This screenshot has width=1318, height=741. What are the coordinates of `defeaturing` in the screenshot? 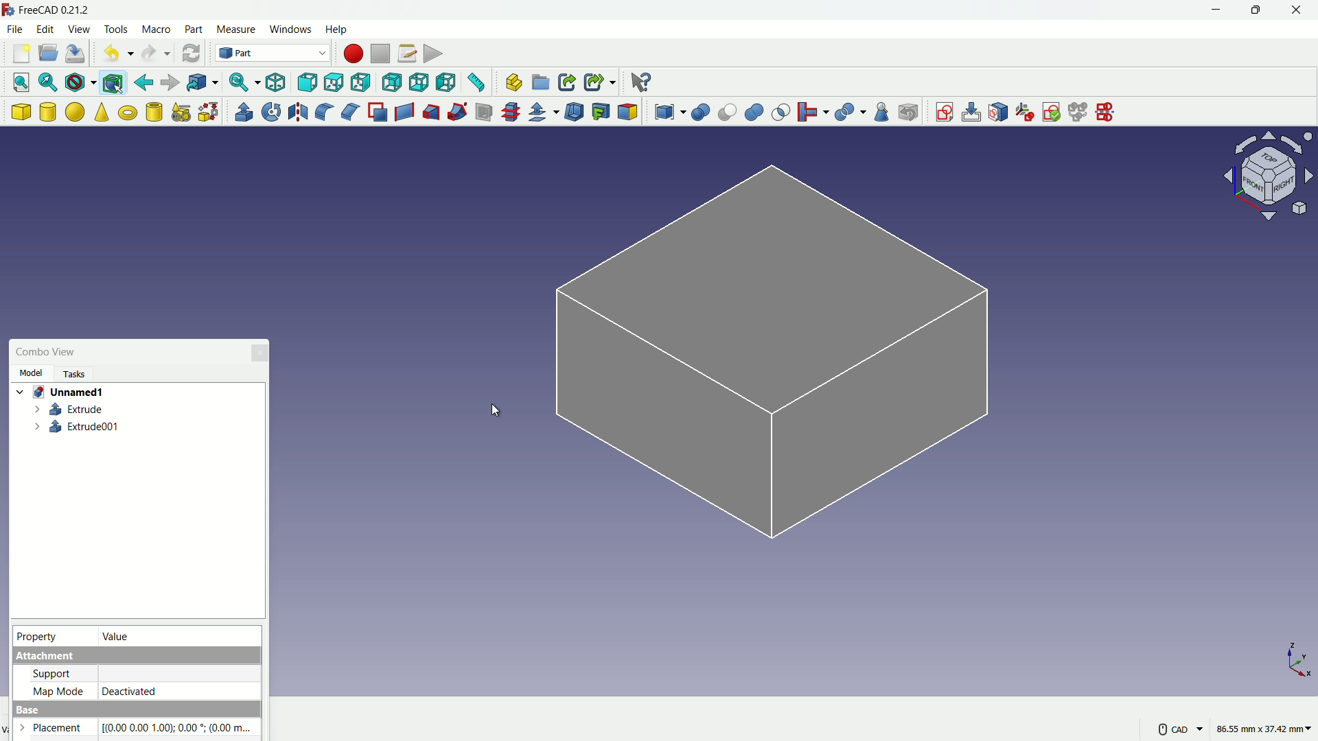 It's located at (907, 113).